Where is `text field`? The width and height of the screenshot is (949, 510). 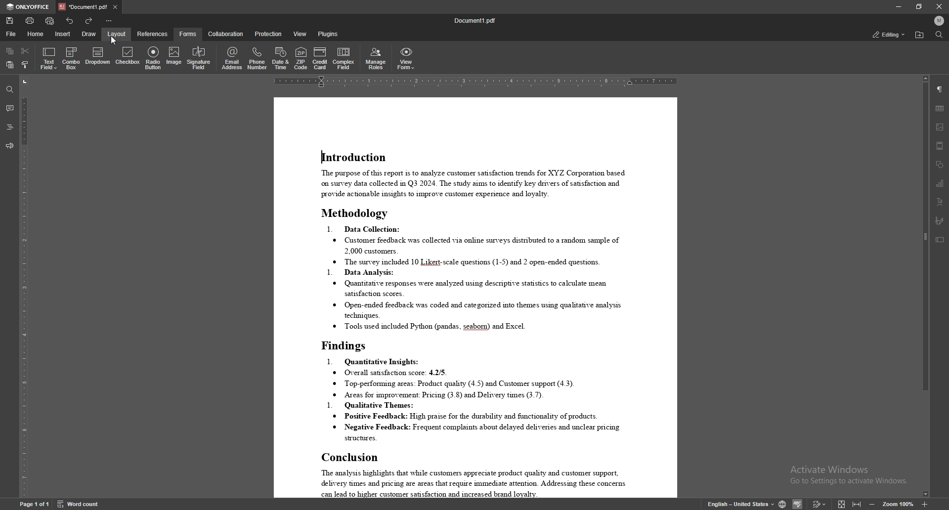
text field is located at coordinates (48, 58).